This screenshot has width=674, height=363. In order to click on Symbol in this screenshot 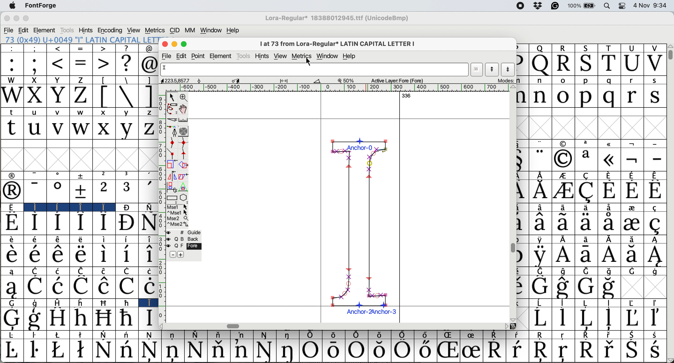, I will do `click(332, 351)`.